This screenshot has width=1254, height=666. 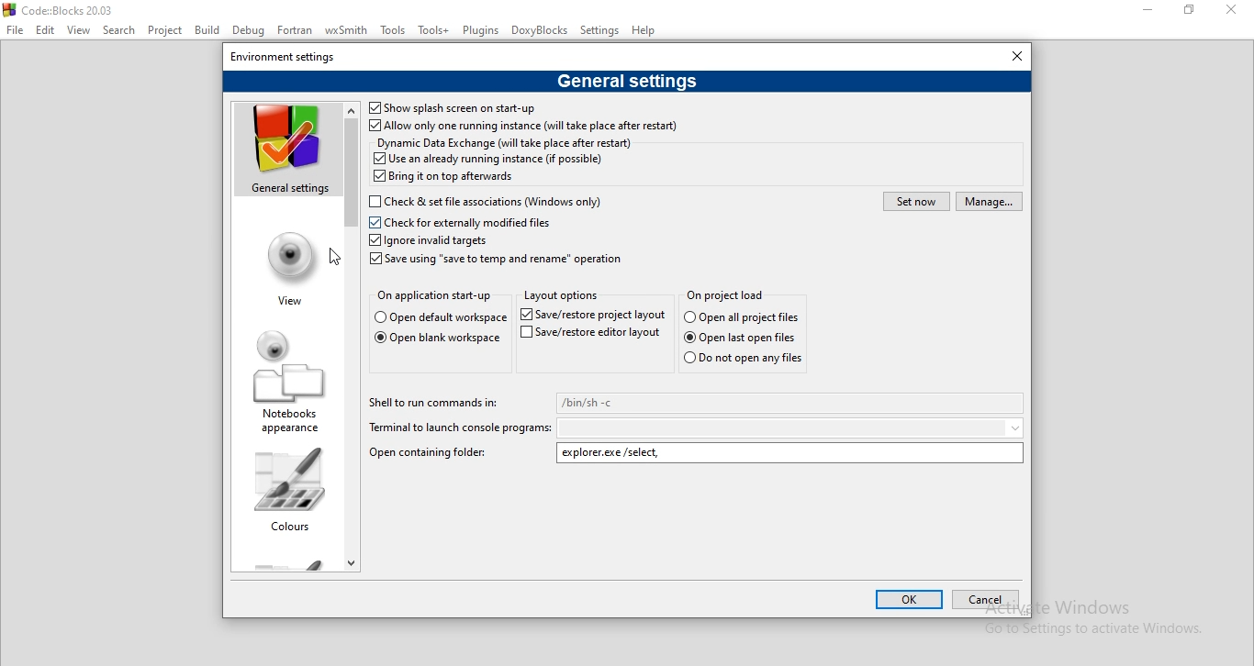 I want to click on restore, so click(x=1194, y=12).